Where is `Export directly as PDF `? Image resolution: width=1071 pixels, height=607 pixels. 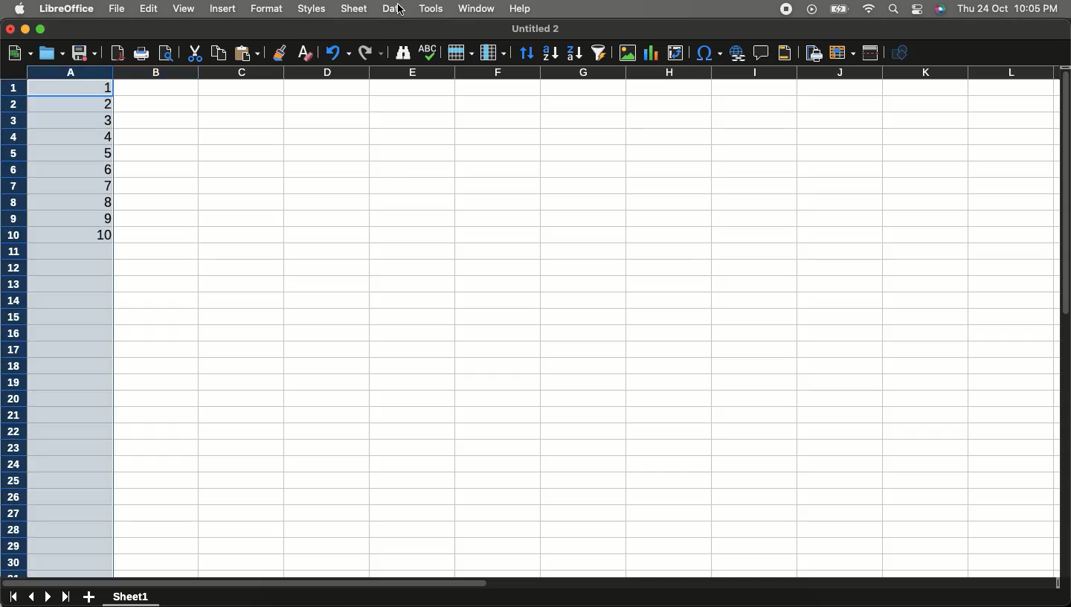
Export directly as PDF  is located at coordinates (115, 52).